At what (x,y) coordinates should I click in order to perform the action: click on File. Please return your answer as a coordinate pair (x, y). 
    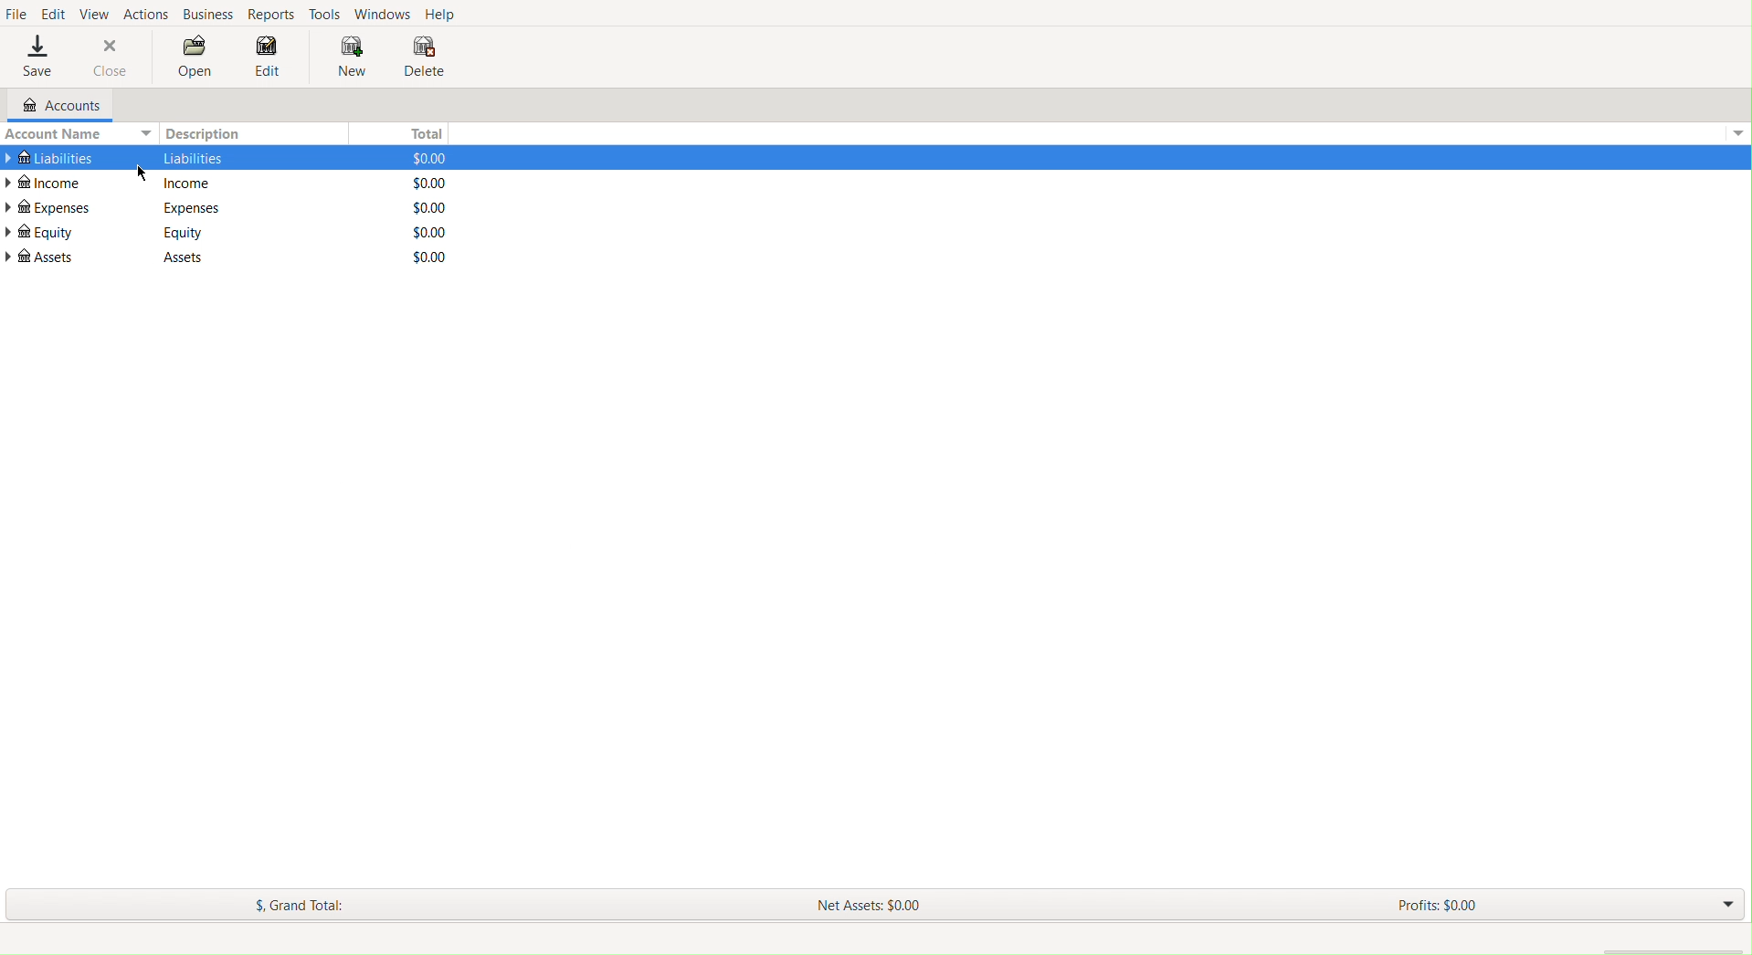
    Looking at the image, I should click on (16, 15).